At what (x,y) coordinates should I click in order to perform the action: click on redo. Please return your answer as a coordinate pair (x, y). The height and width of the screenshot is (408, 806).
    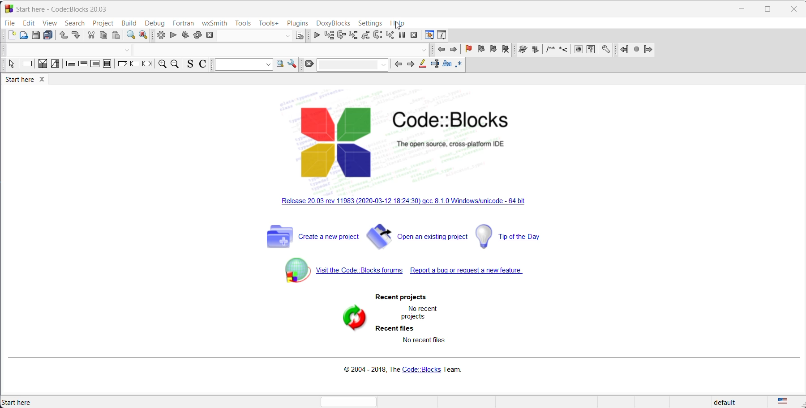
    Looking at the image, I should click on (76, 35).